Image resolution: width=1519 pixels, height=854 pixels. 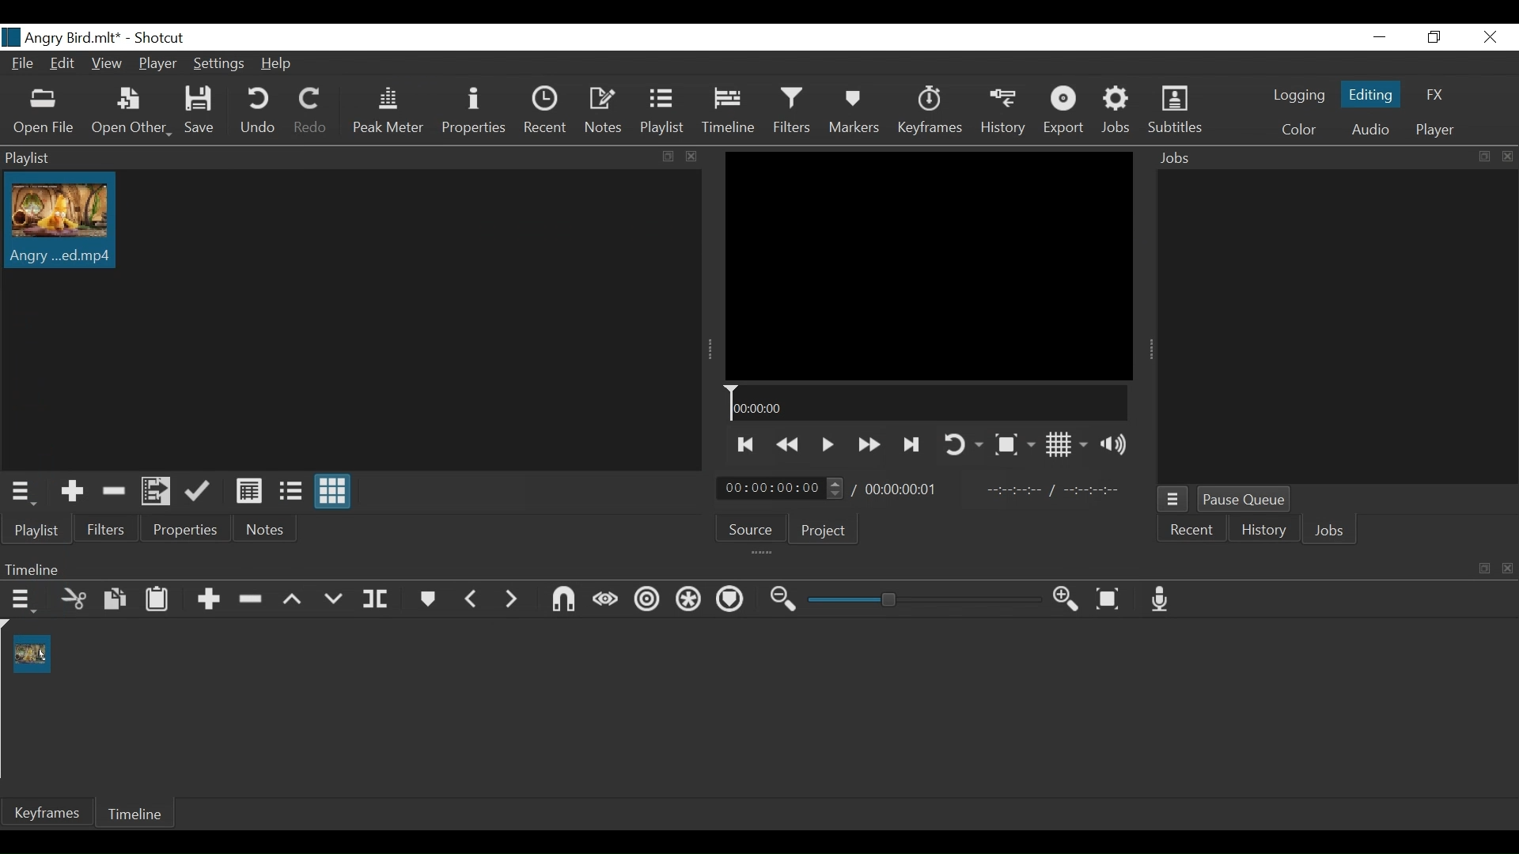 I want to click on Audio, so click(x=1369, y=130).